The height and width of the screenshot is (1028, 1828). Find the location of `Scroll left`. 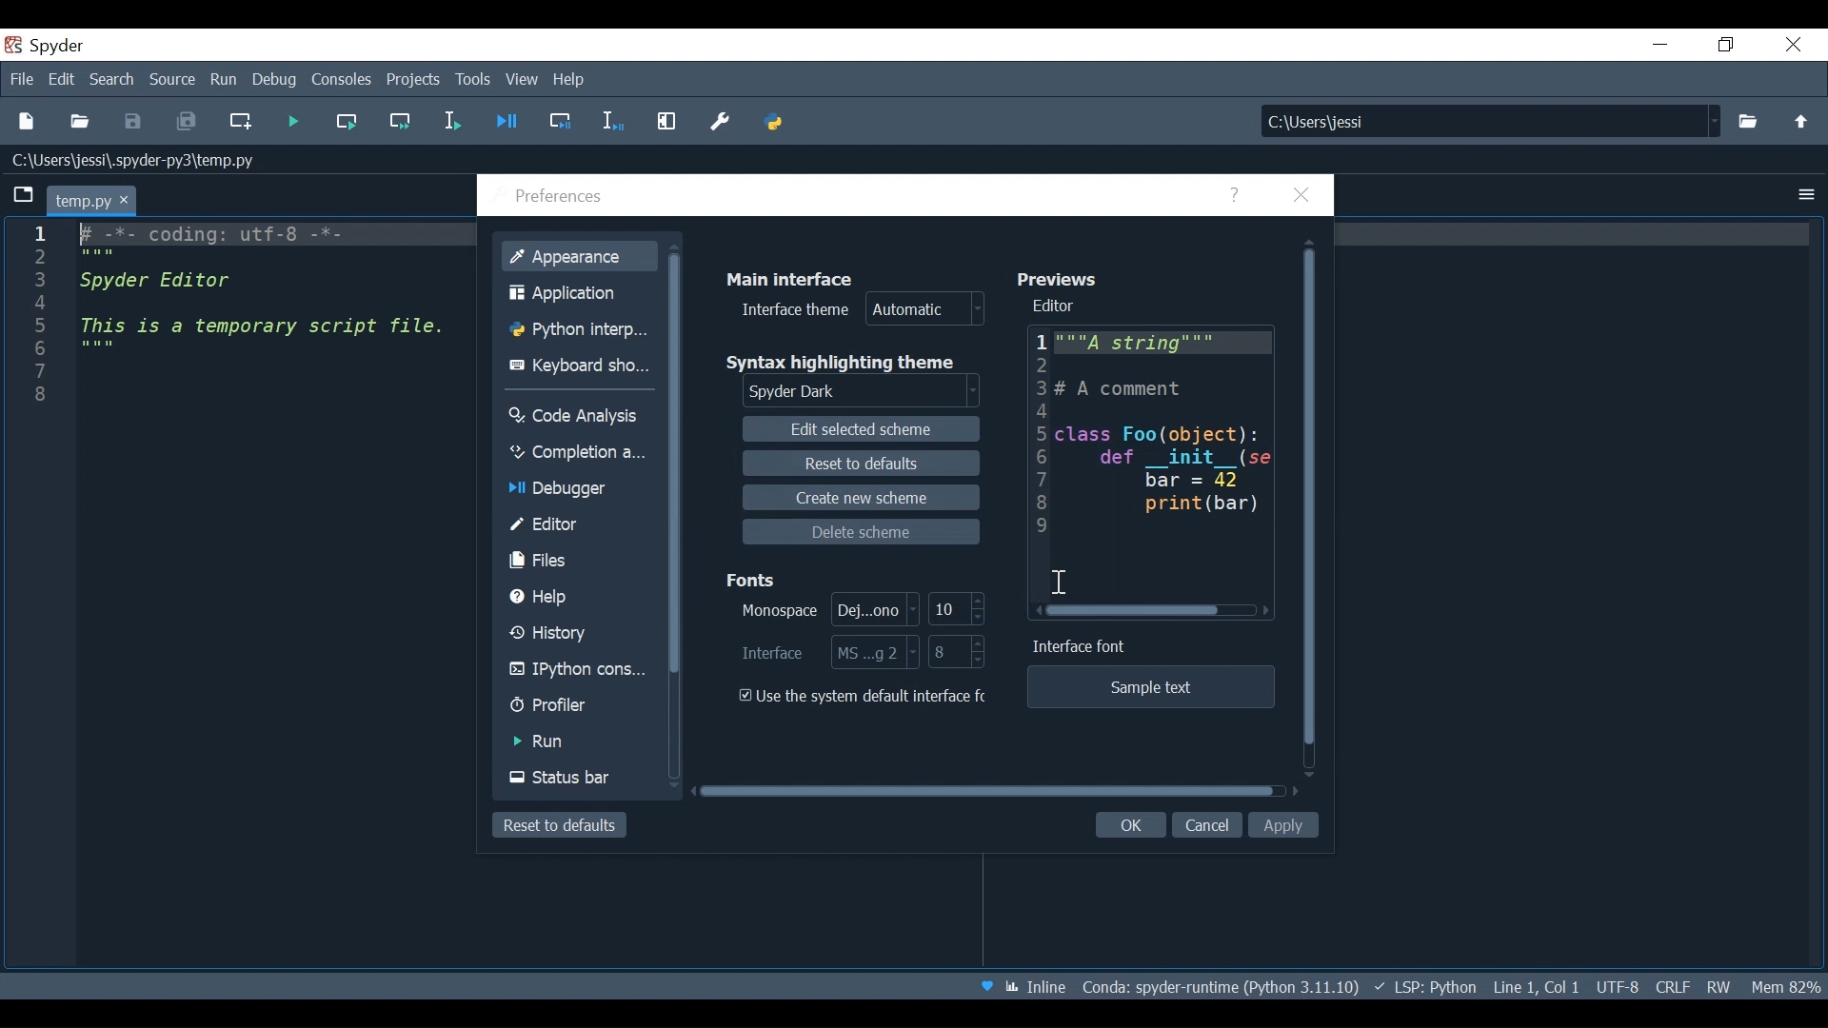

Scroll left is located at coordinates (1039, 609).